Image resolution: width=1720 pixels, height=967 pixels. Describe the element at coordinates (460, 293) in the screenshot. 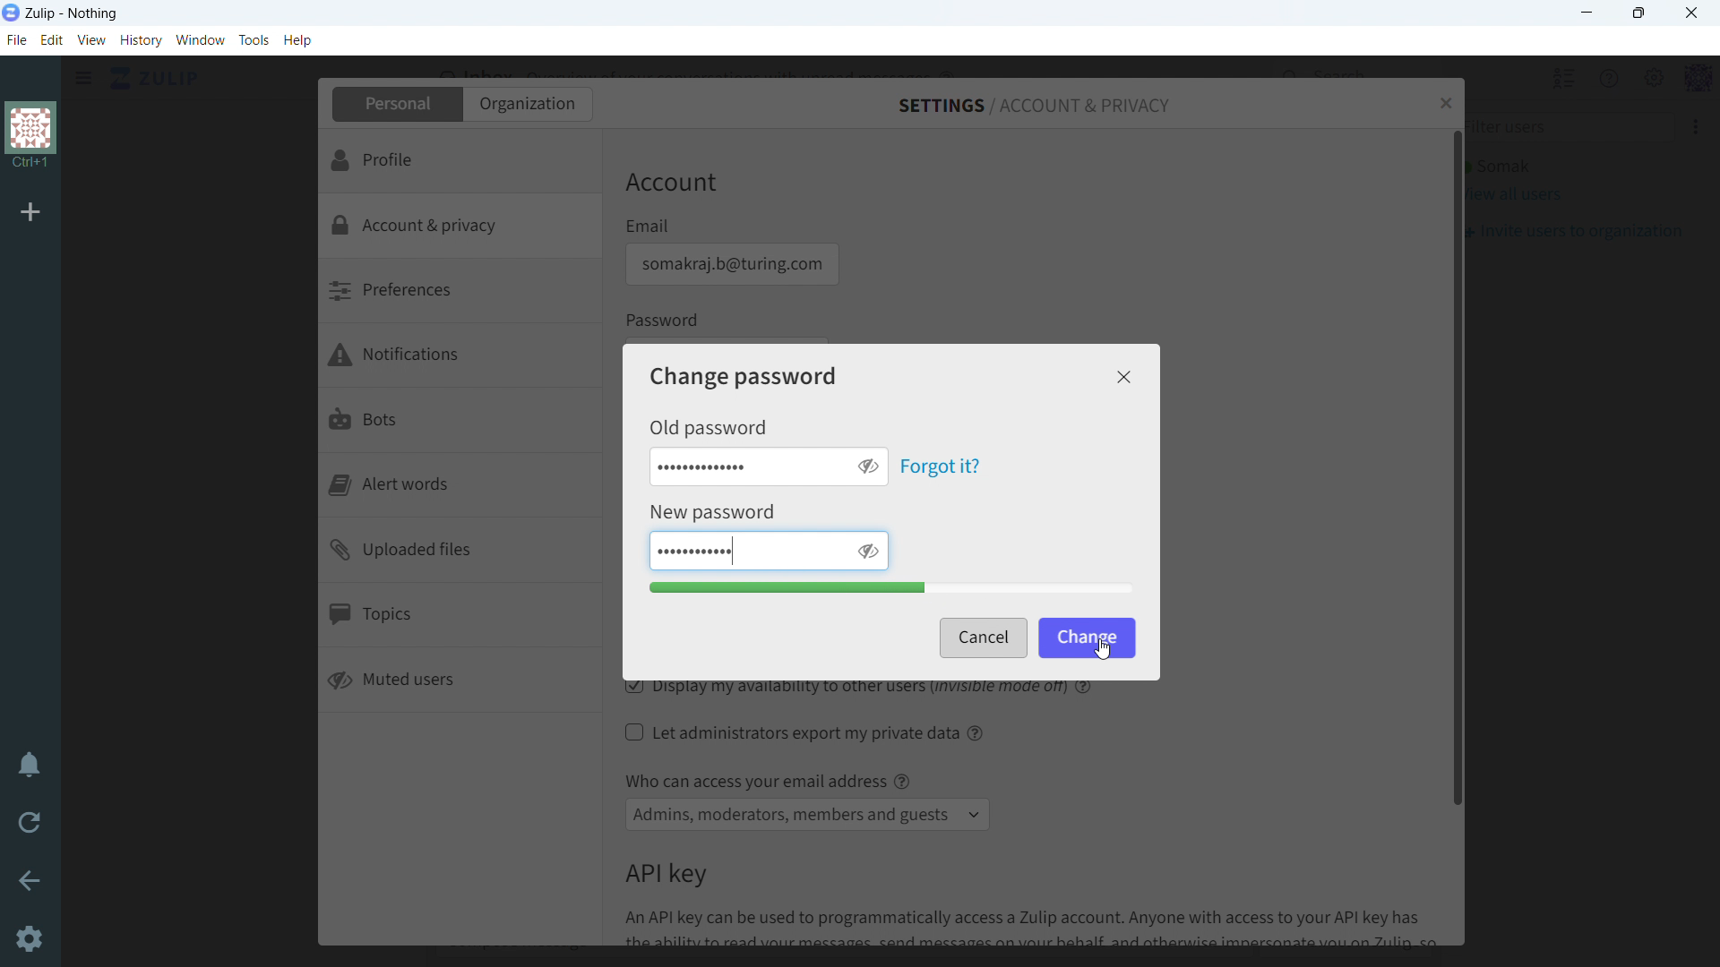

I see `preferences` at that location.